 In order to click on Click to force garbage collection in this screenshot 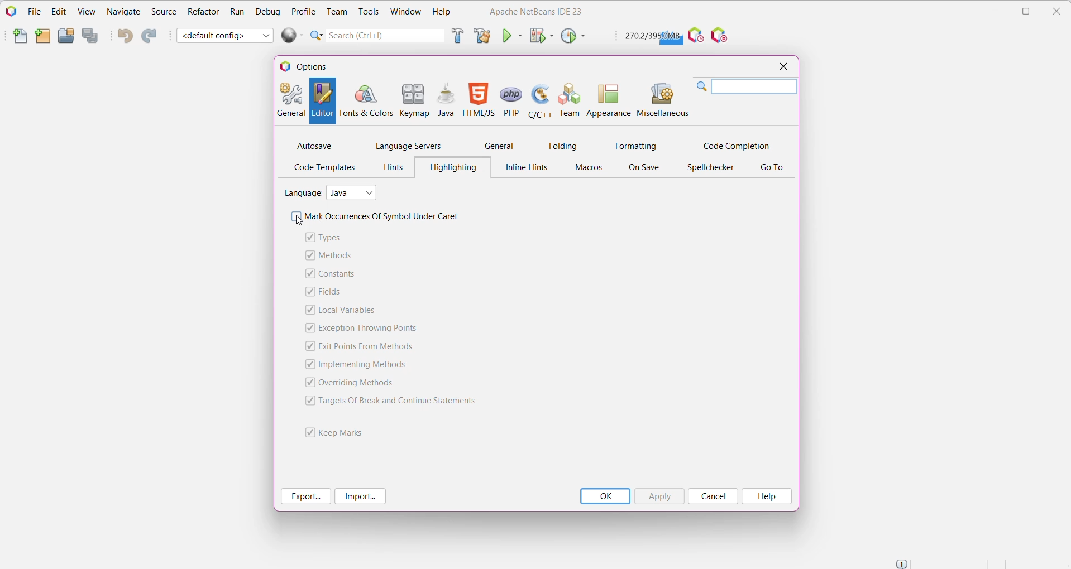, I will do `click(652, 36)`.